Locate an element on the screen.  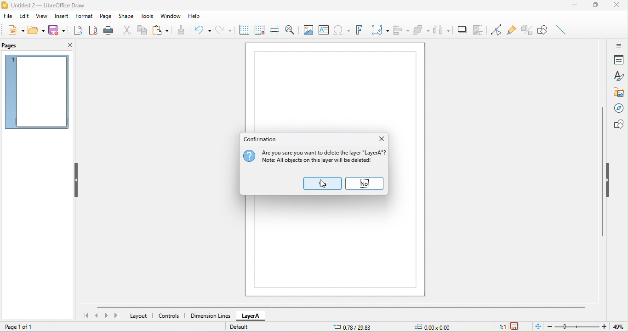
toggle extrusion is located at coordinates (564, 29).